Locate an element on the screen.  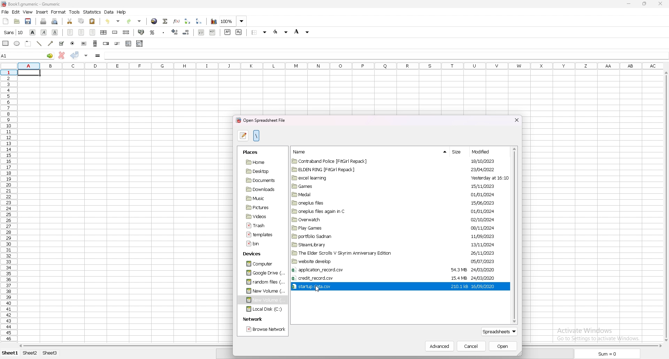
decrease decimals is located at coordinates (187, 32).